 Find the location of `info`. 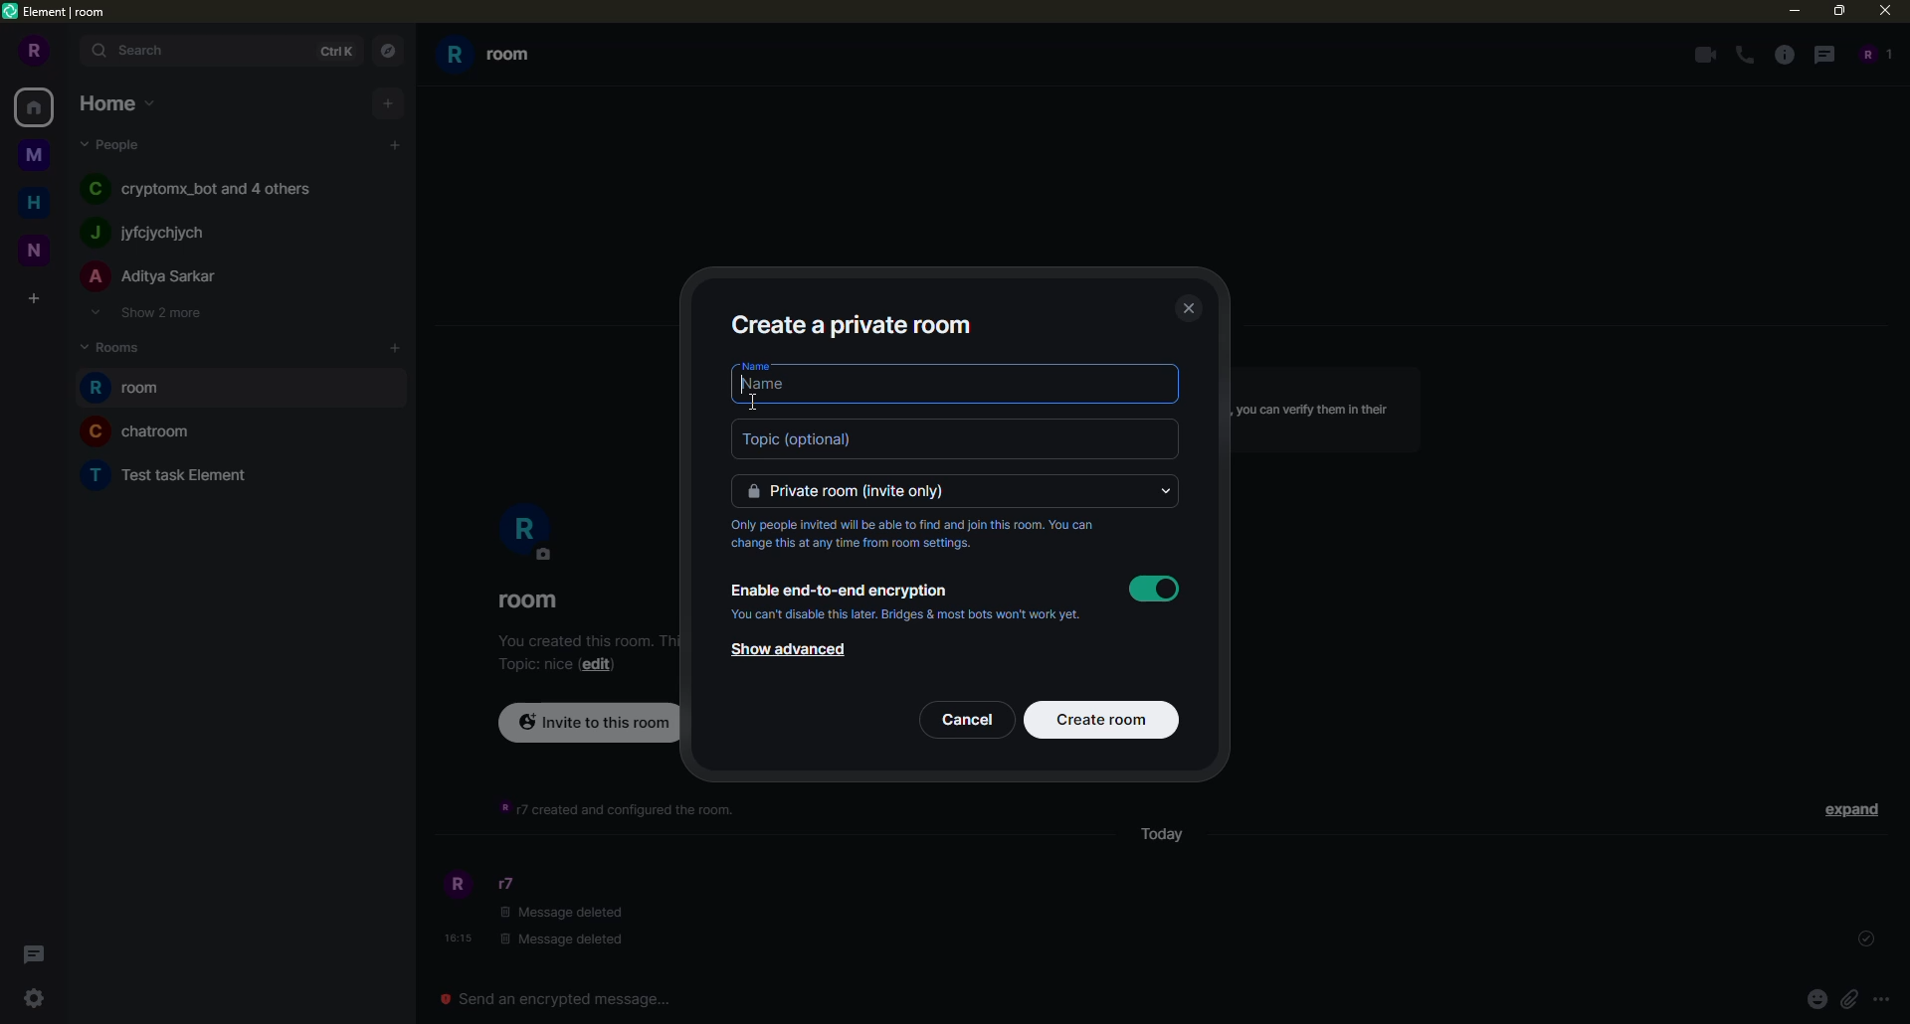

info is located at coordinates (1323, 414).